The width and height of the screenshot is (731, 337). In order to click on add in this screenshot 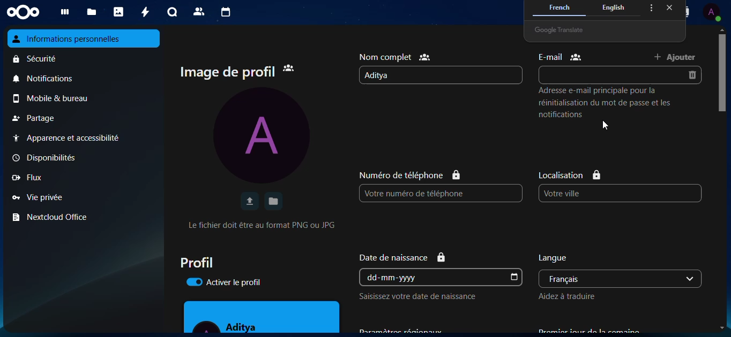, I will do `click(677, 57)`.